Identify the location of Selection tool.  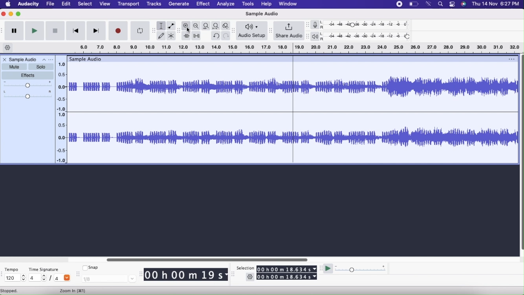
(161, 26).